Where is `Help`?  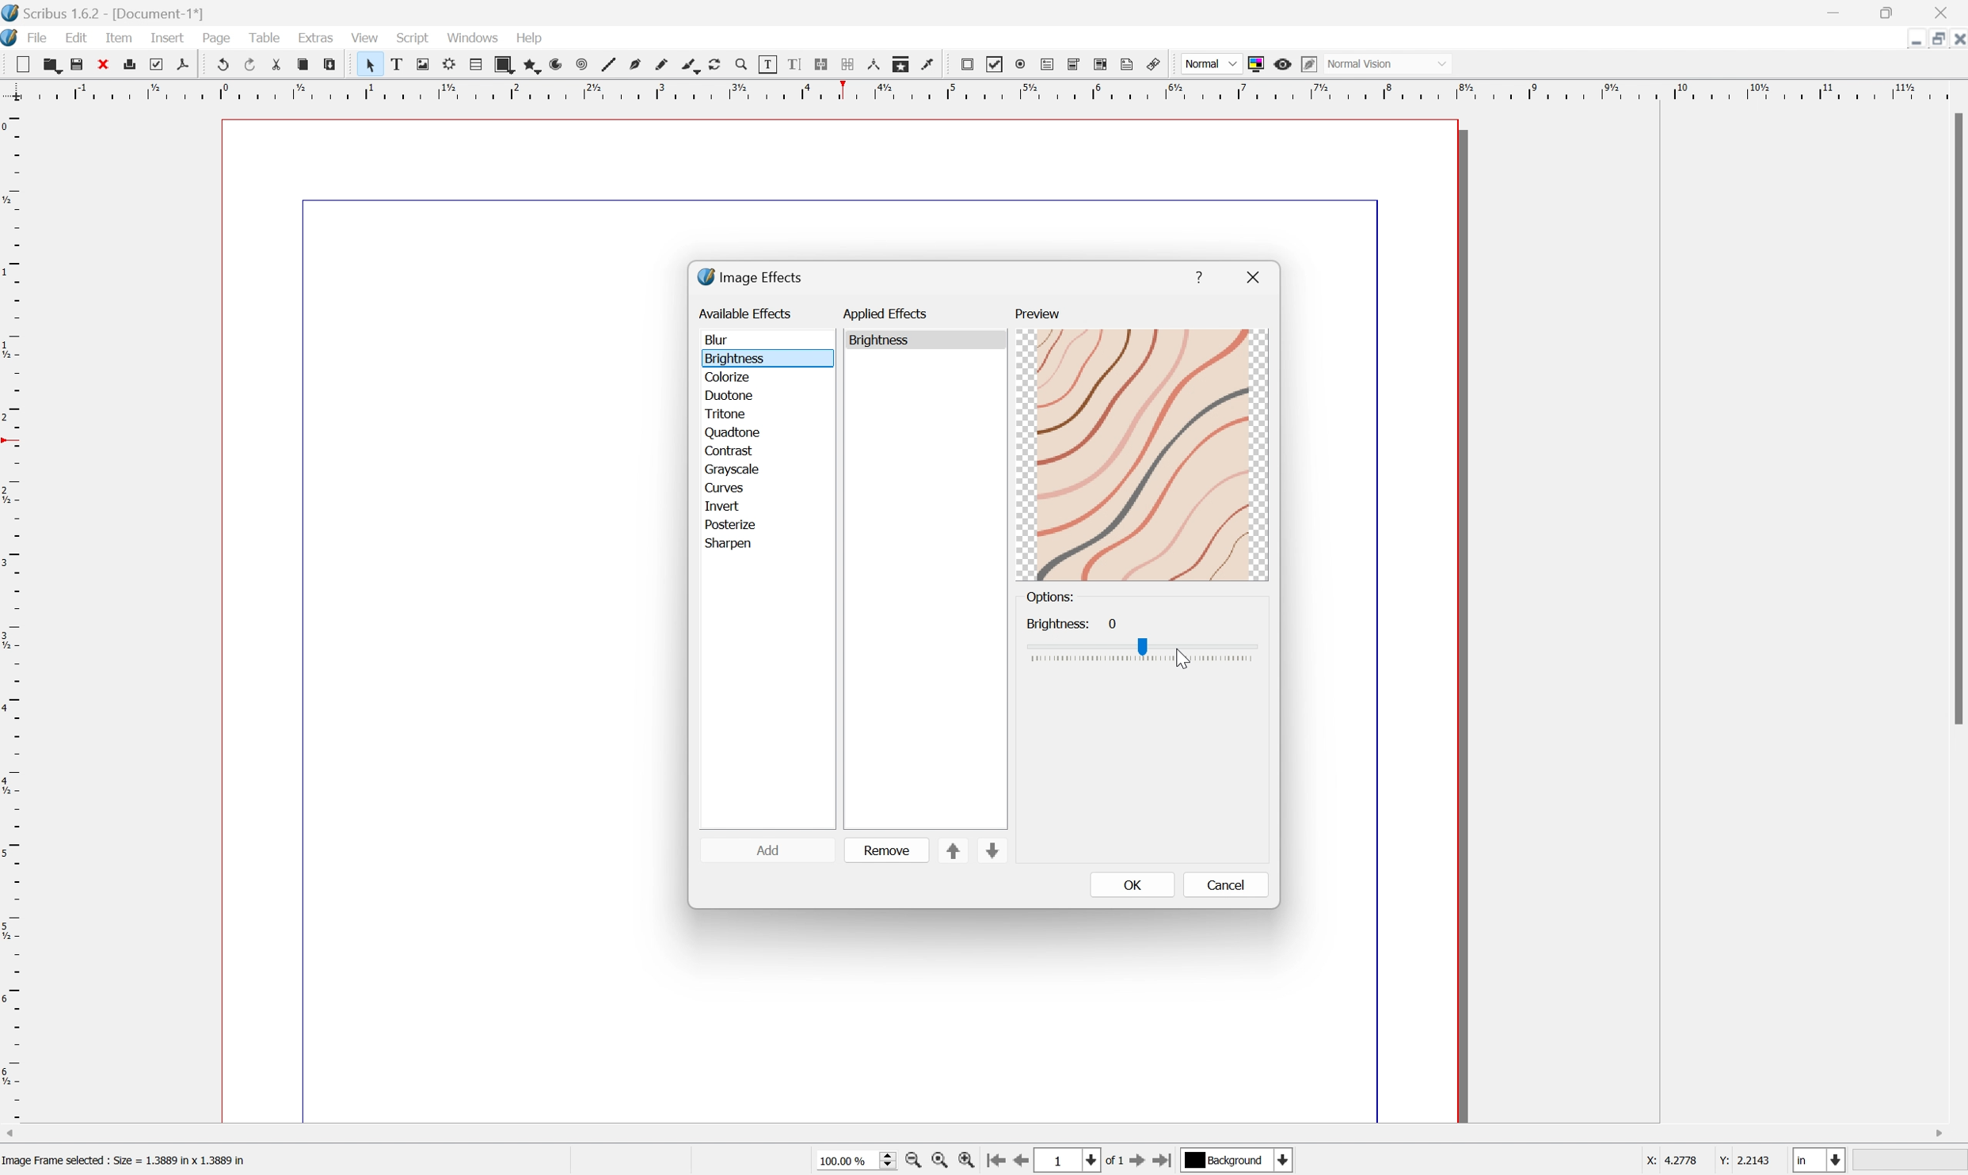 Help is located at coordinates (529, 37).